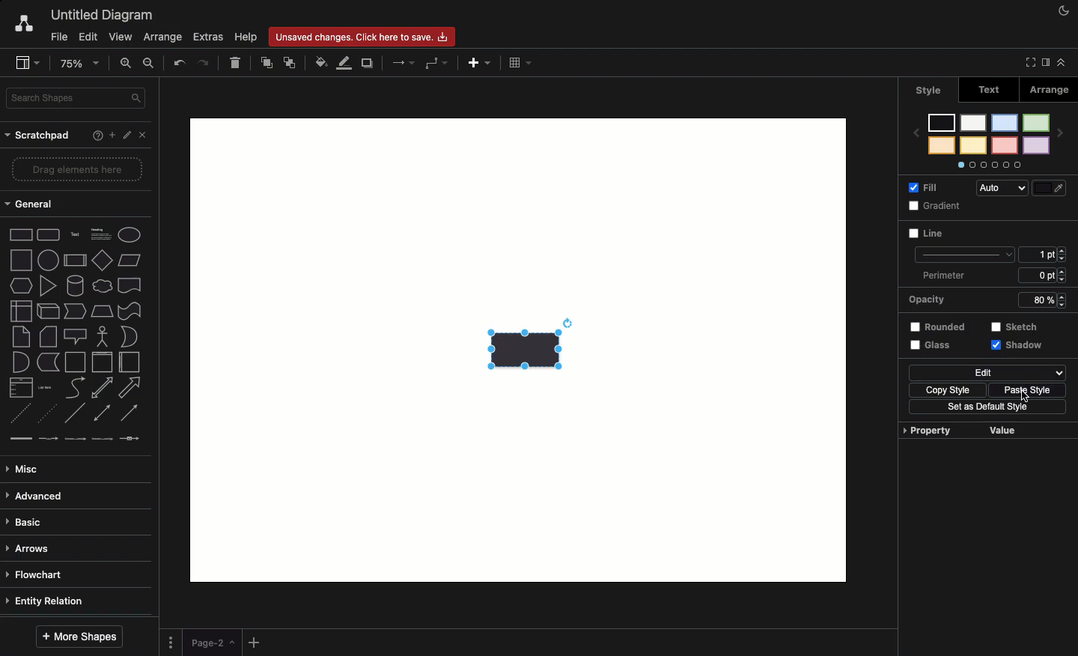  What do you see at coordinates (22, 336) in the screenshot?
I see `note` at bounding box center [22, 336].